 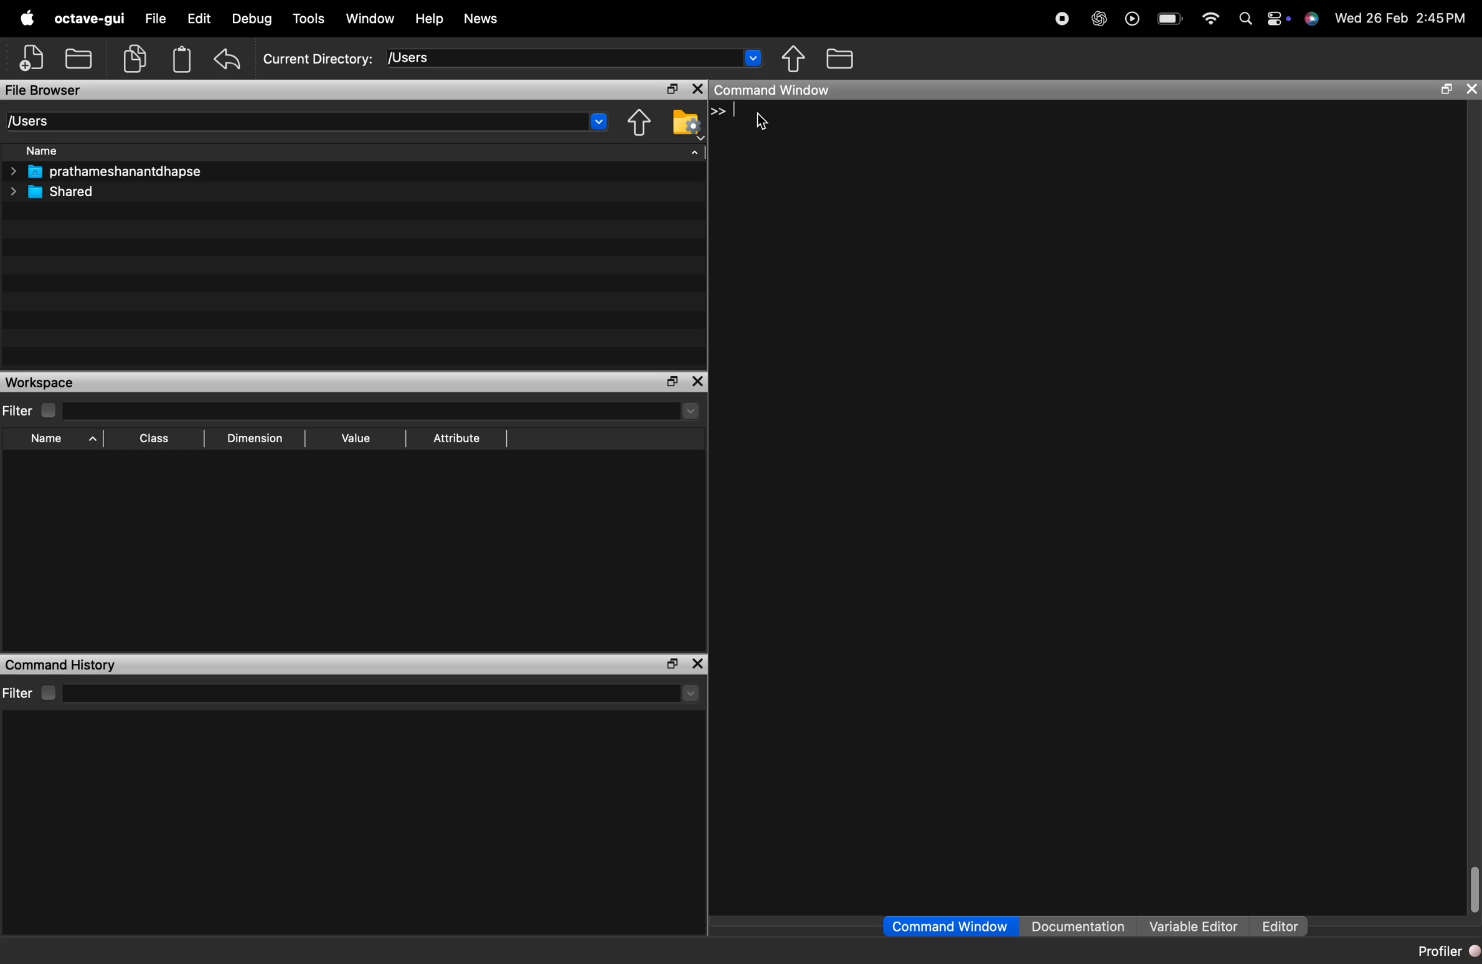 I want to click on prathameshanantdhapse, so click(x=117, y=173).